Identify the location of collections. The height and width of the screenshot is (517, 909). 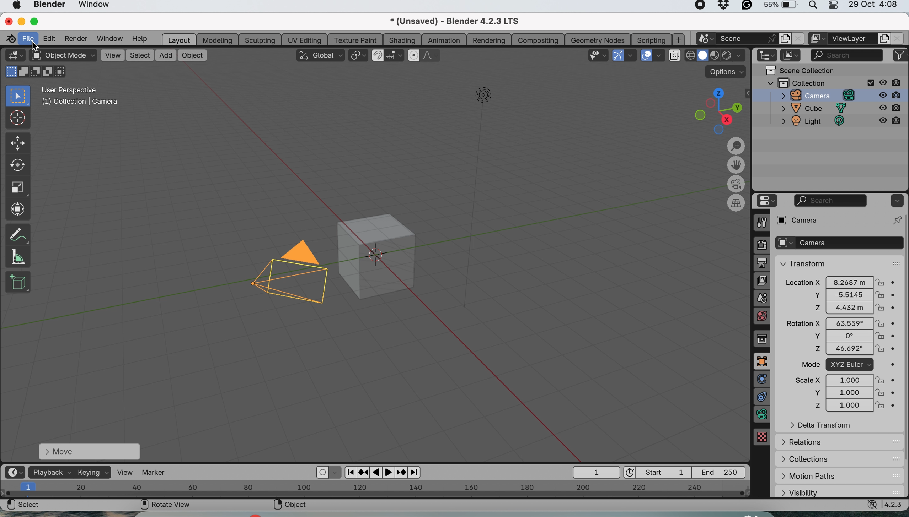
(809, 457).